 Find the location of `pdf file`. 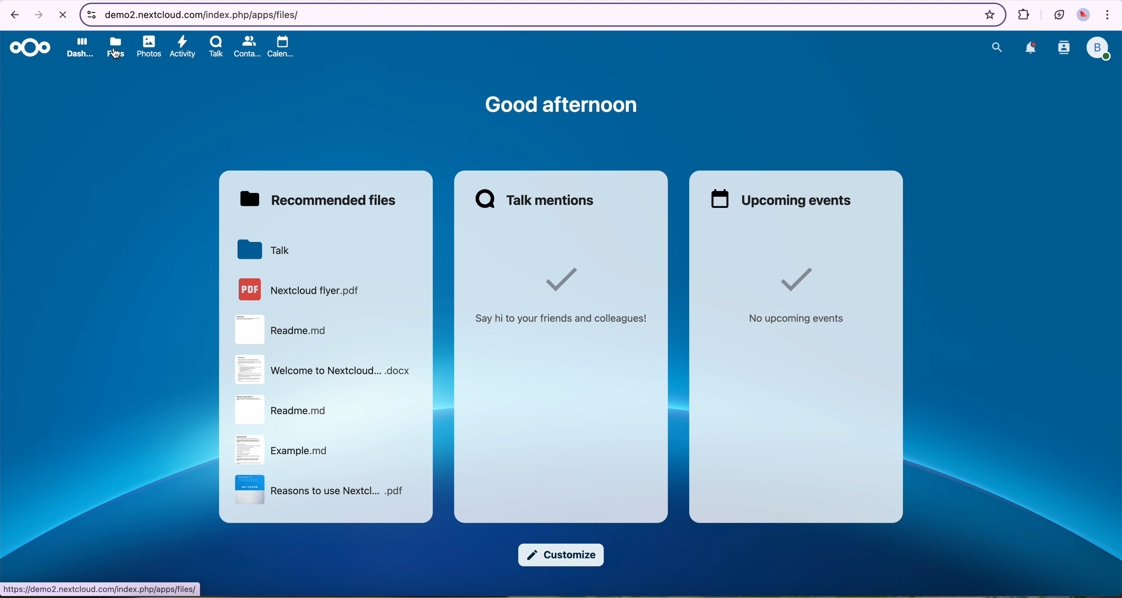

pdf file is located at coordinates (300, 288).